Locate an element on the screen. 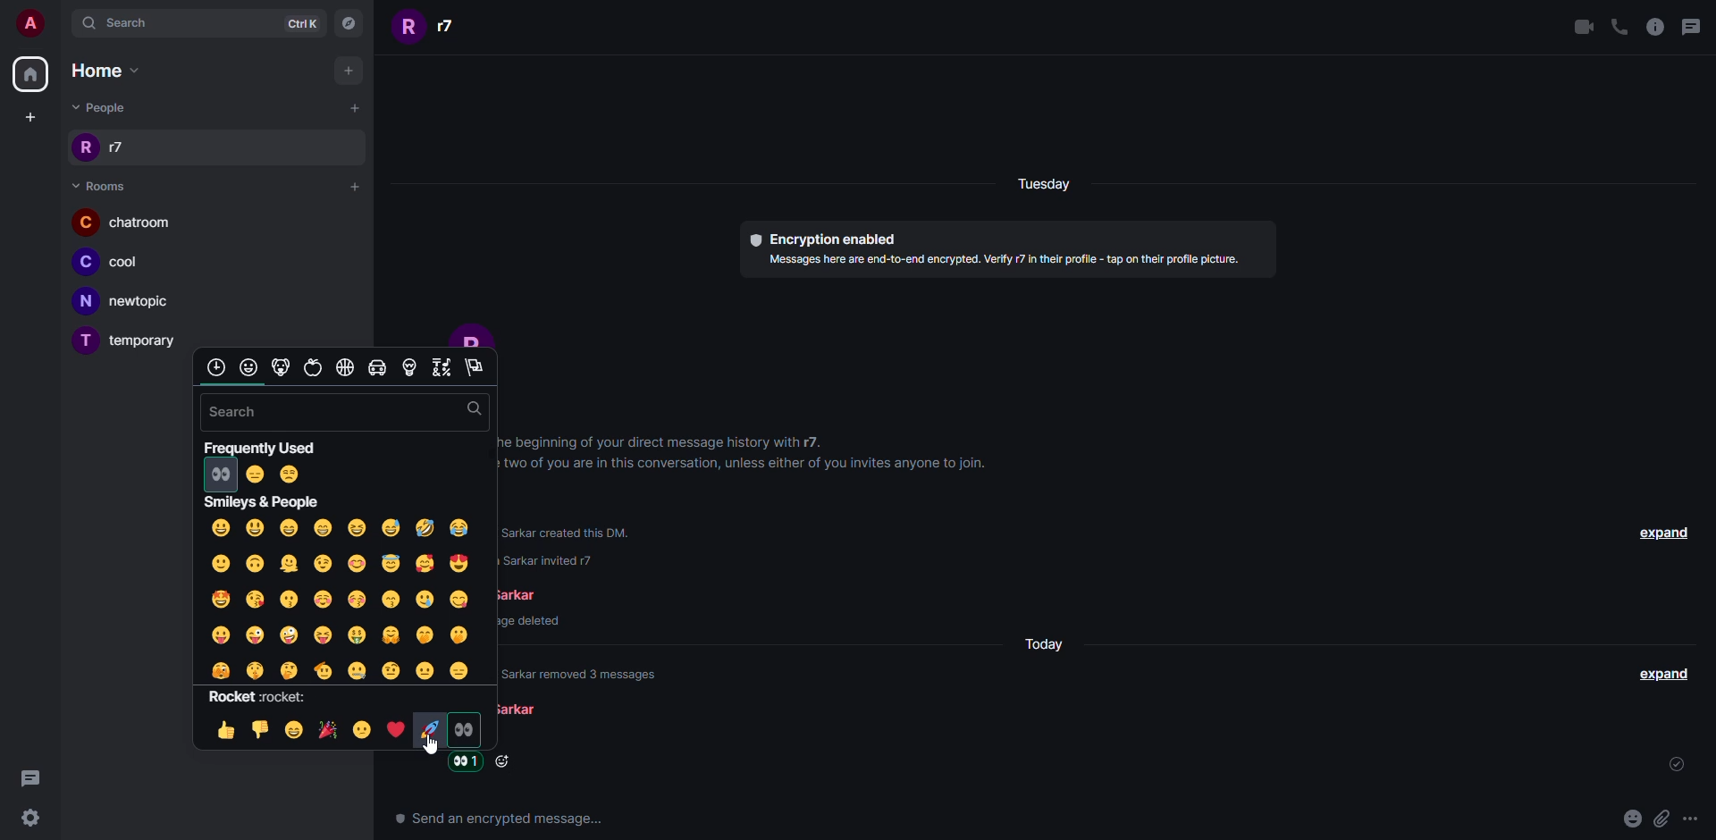  add is located at coordinates (352, 109).